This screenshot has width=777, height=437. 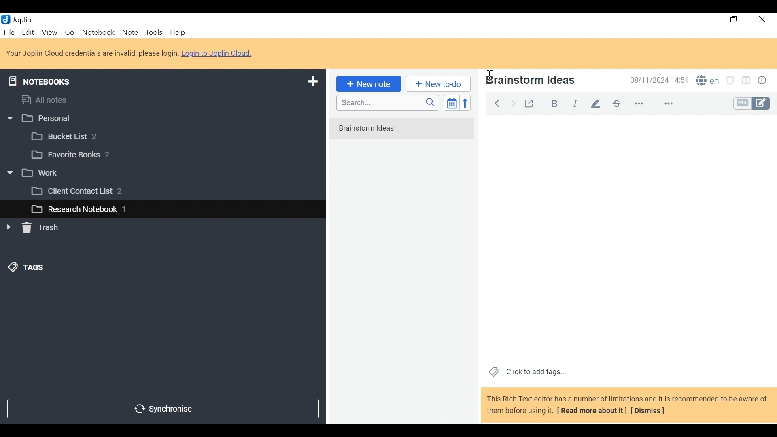 What do you see at coordinates (179, 33) in the screenshot?
I see `Help` at bounding box center [179, 33].